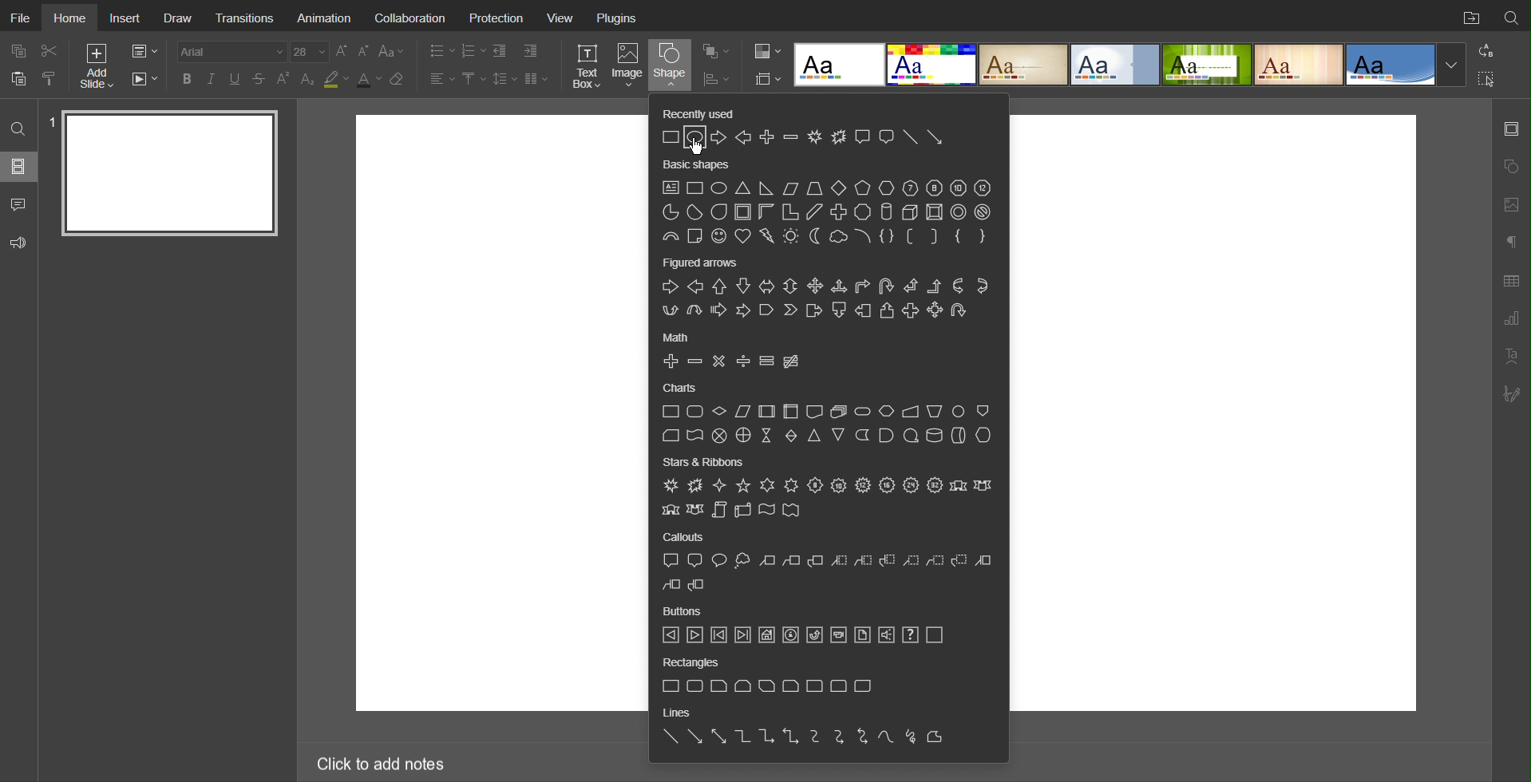 This screenshot has width=1531, height=782. Describe the element at coordinates (169, 172) in the screenshot. I see `Slide 1` at that location.